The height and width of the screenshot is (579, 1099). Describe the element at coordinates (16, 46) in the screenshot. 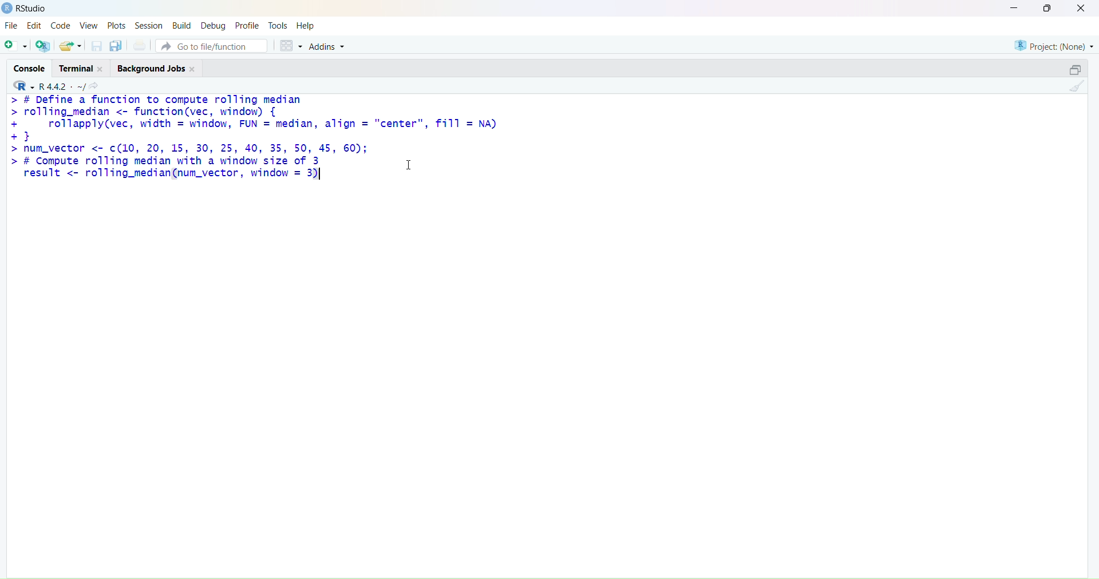

I see `add file as` at that location.